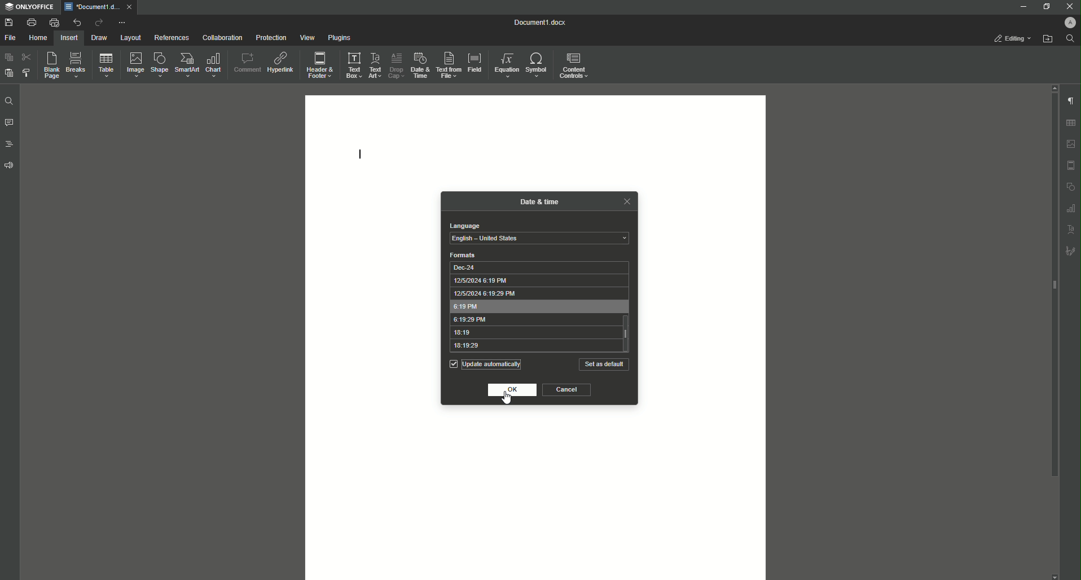 The width and height of the screenshot is (1081, 580). Describe the element at coordinates (320, 63) in the screenshot. I see `Header and Footer` at that location.